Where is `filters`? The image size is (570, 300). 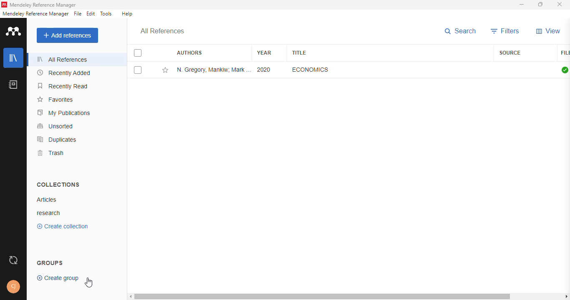 filters is located at coordinates (505, 31).